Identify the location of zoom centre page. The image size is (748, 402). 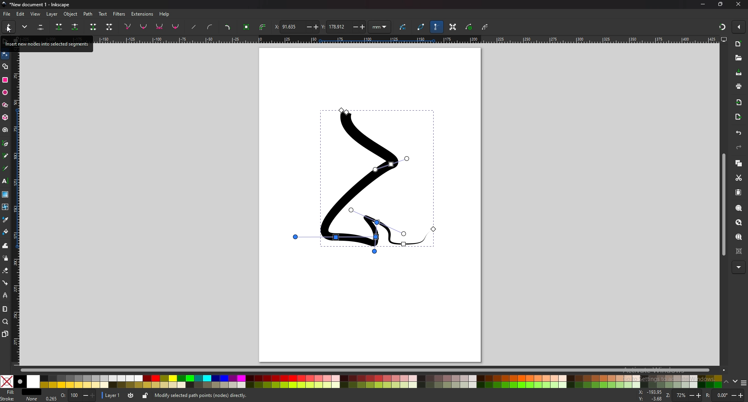
(739, 251).